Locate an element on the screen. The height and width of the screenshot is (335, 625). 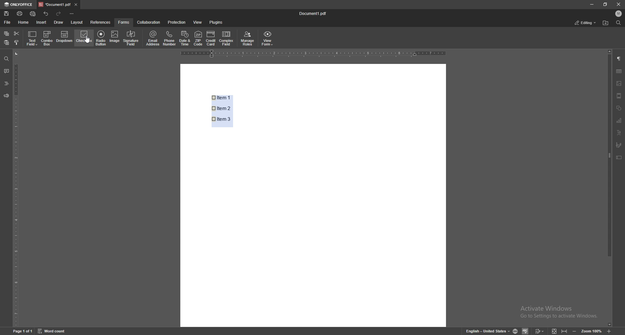
home is located at coordinates (25, 22).